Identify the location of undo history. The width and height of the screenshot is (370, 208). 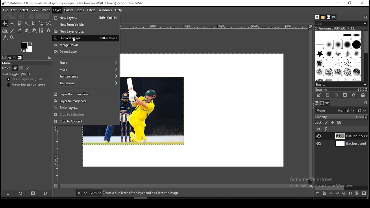
(14, 58).